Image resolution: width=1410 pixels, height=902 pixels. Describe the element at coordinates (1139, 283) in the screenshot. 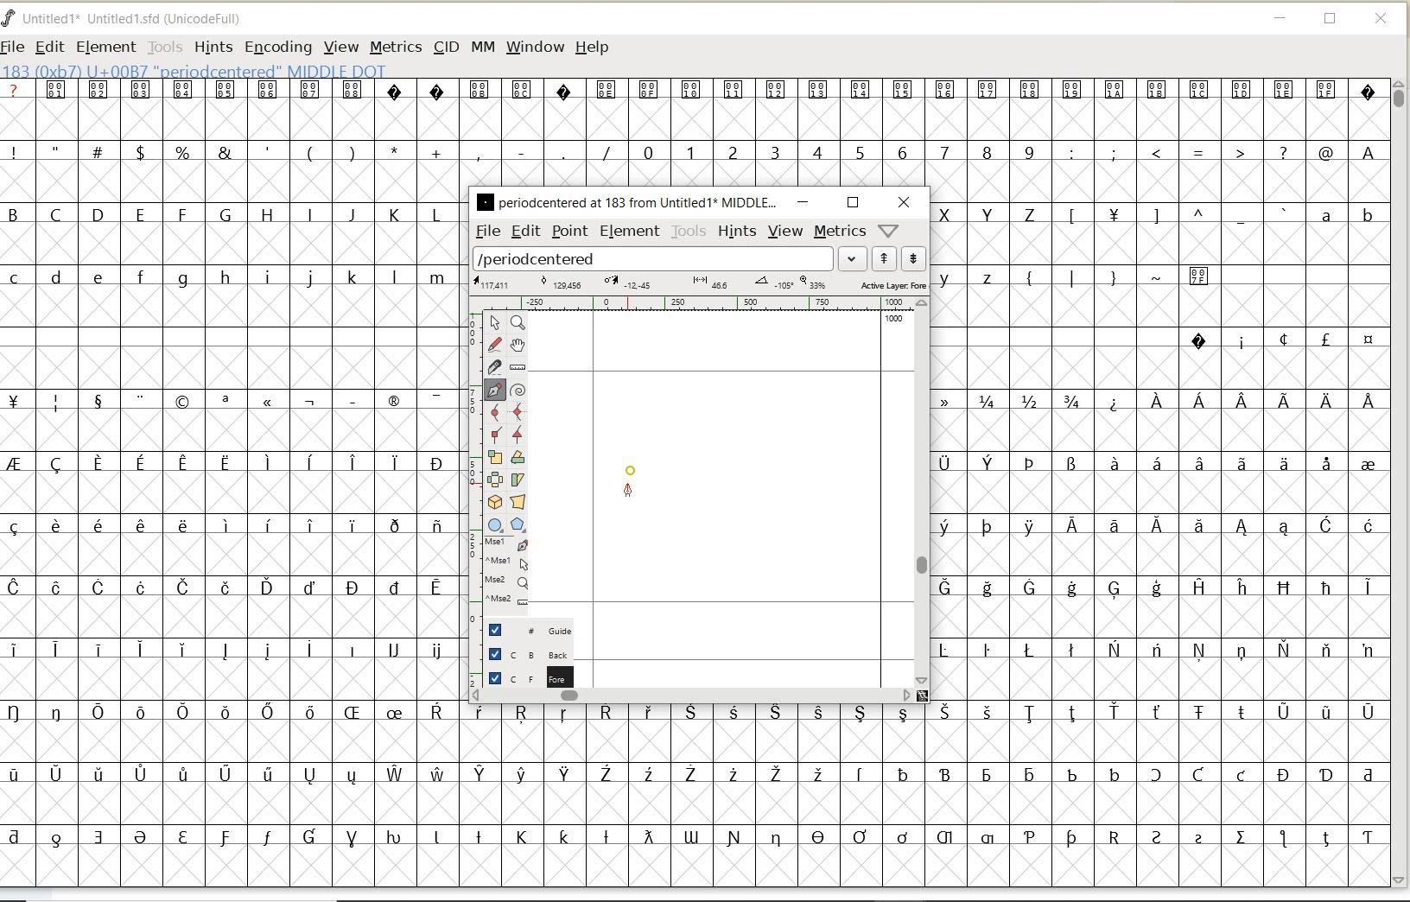

I see `special characters` at that location.